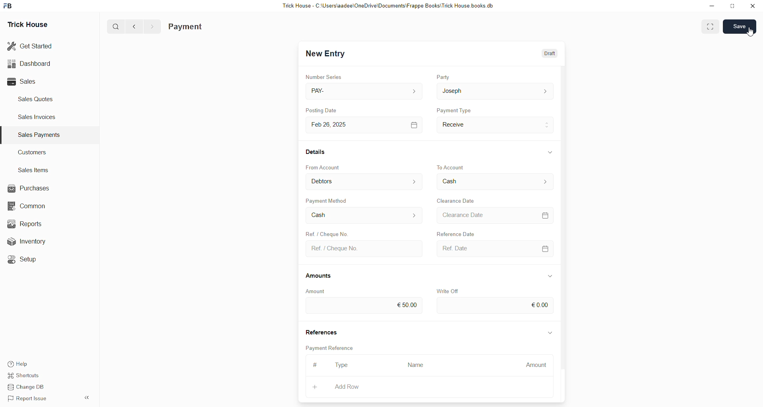 The height and width of the screenshot is (407, 763). Describe the element at coordinates (316, 365) in the screenshot. I see `#` at that location.